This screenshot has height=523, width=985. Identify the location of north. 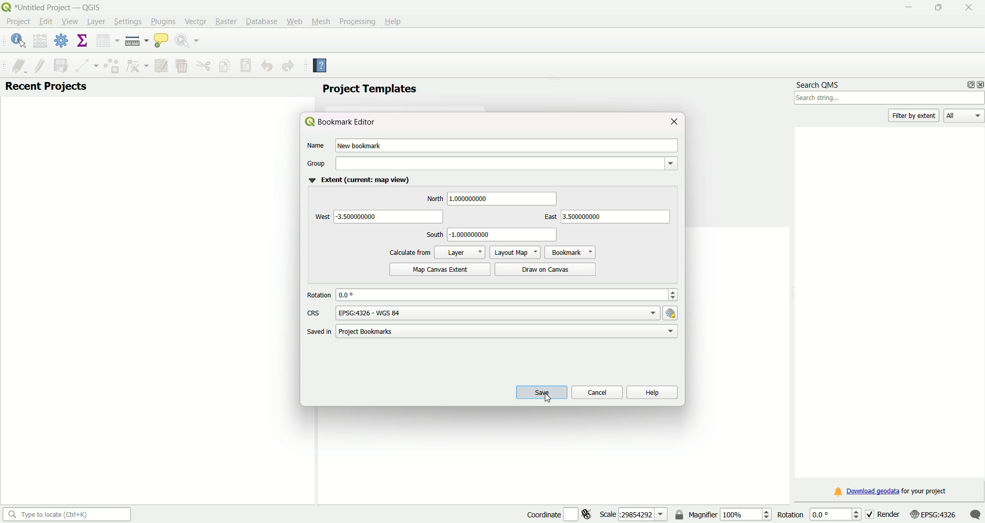
(434, 199).